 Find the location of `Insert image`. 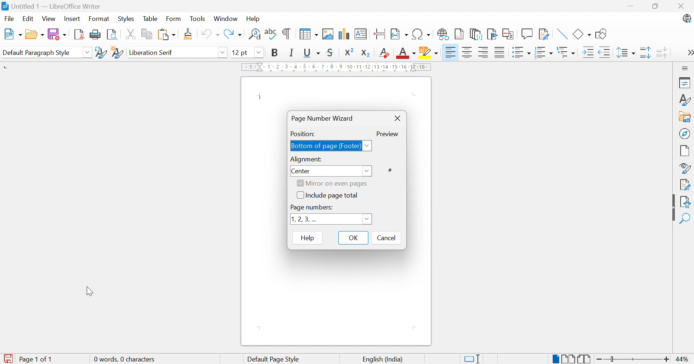

Insert image is located at coordinates (327, 34).